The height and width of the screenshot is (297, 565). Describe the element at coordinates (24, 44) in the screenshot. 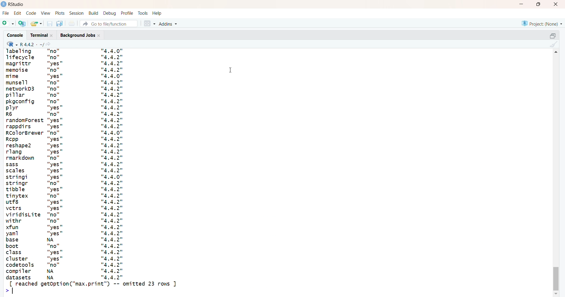

I see `R 4.4.2` at that location.